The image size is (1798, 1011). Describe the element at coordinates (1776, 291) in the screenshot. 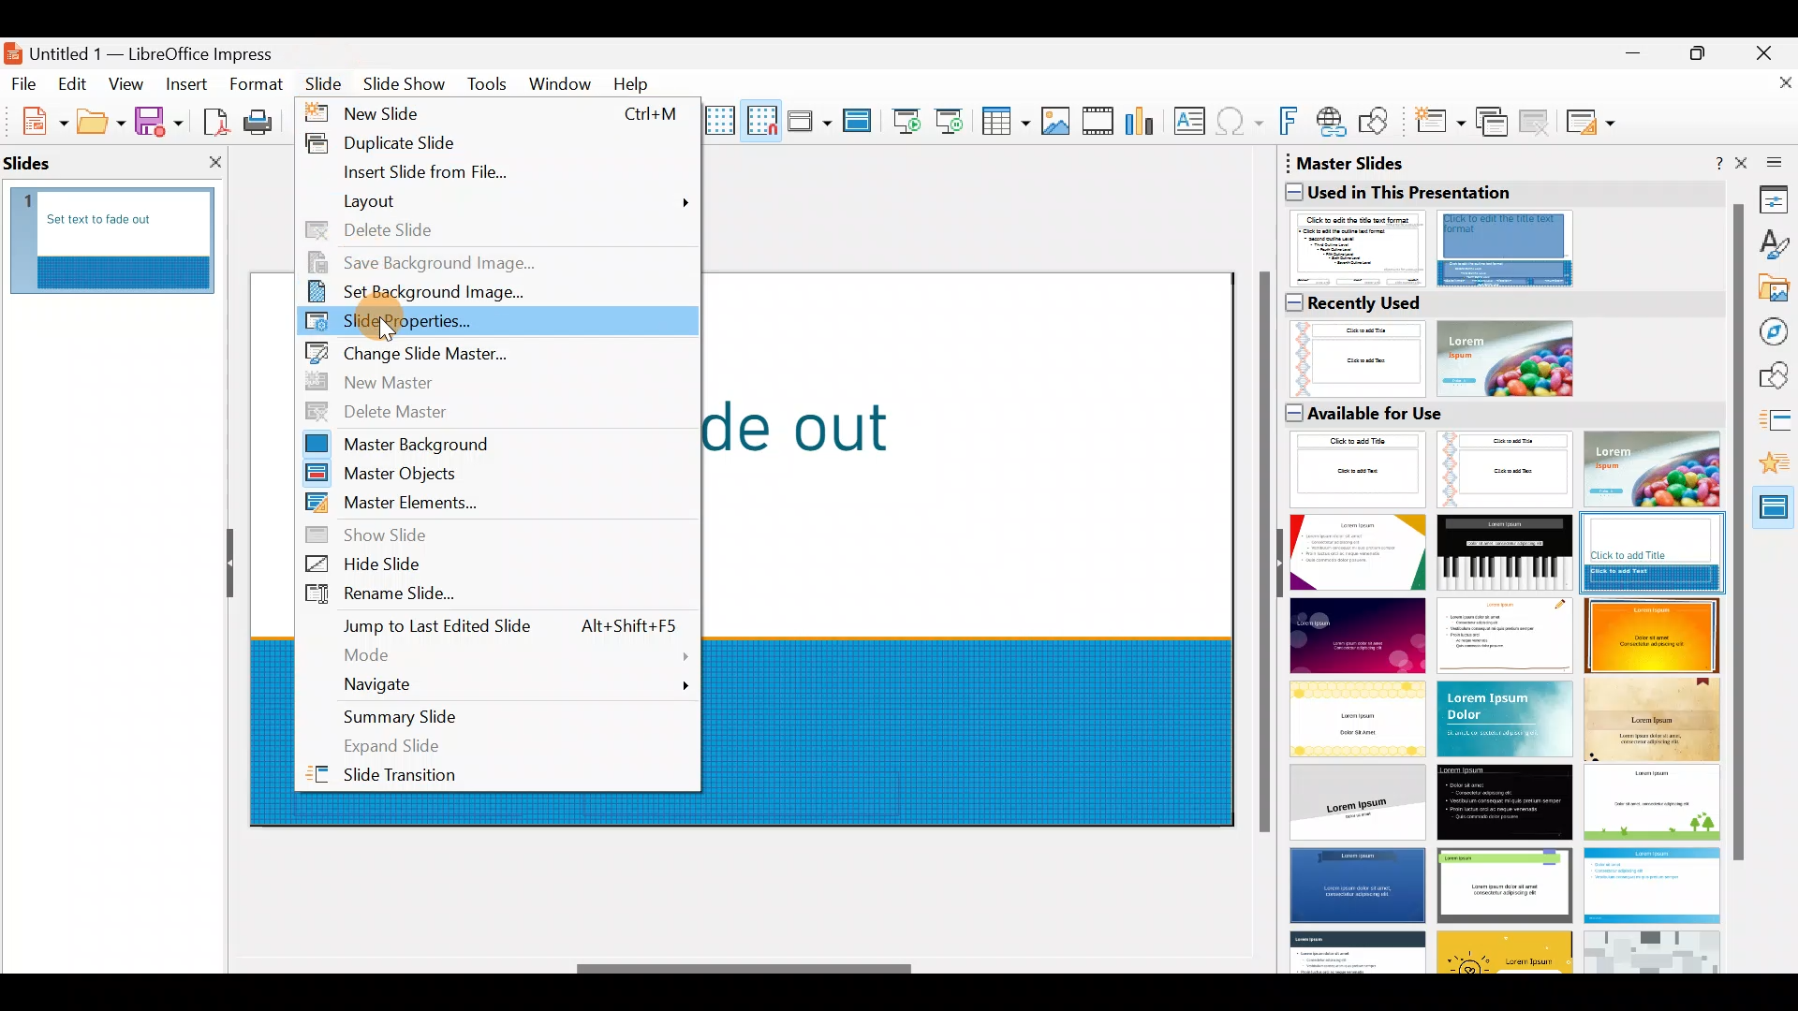

I see `Gallery` at that location.